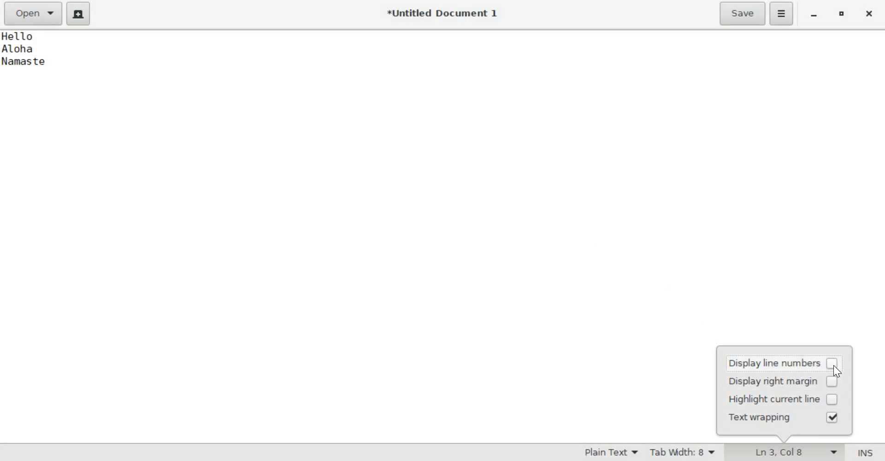 The width and height of the screenshot is (885, 461). What do you see at coordinates (770, 382) in the screenshot?
I see `display right margin` at bounding box center [770, 382].